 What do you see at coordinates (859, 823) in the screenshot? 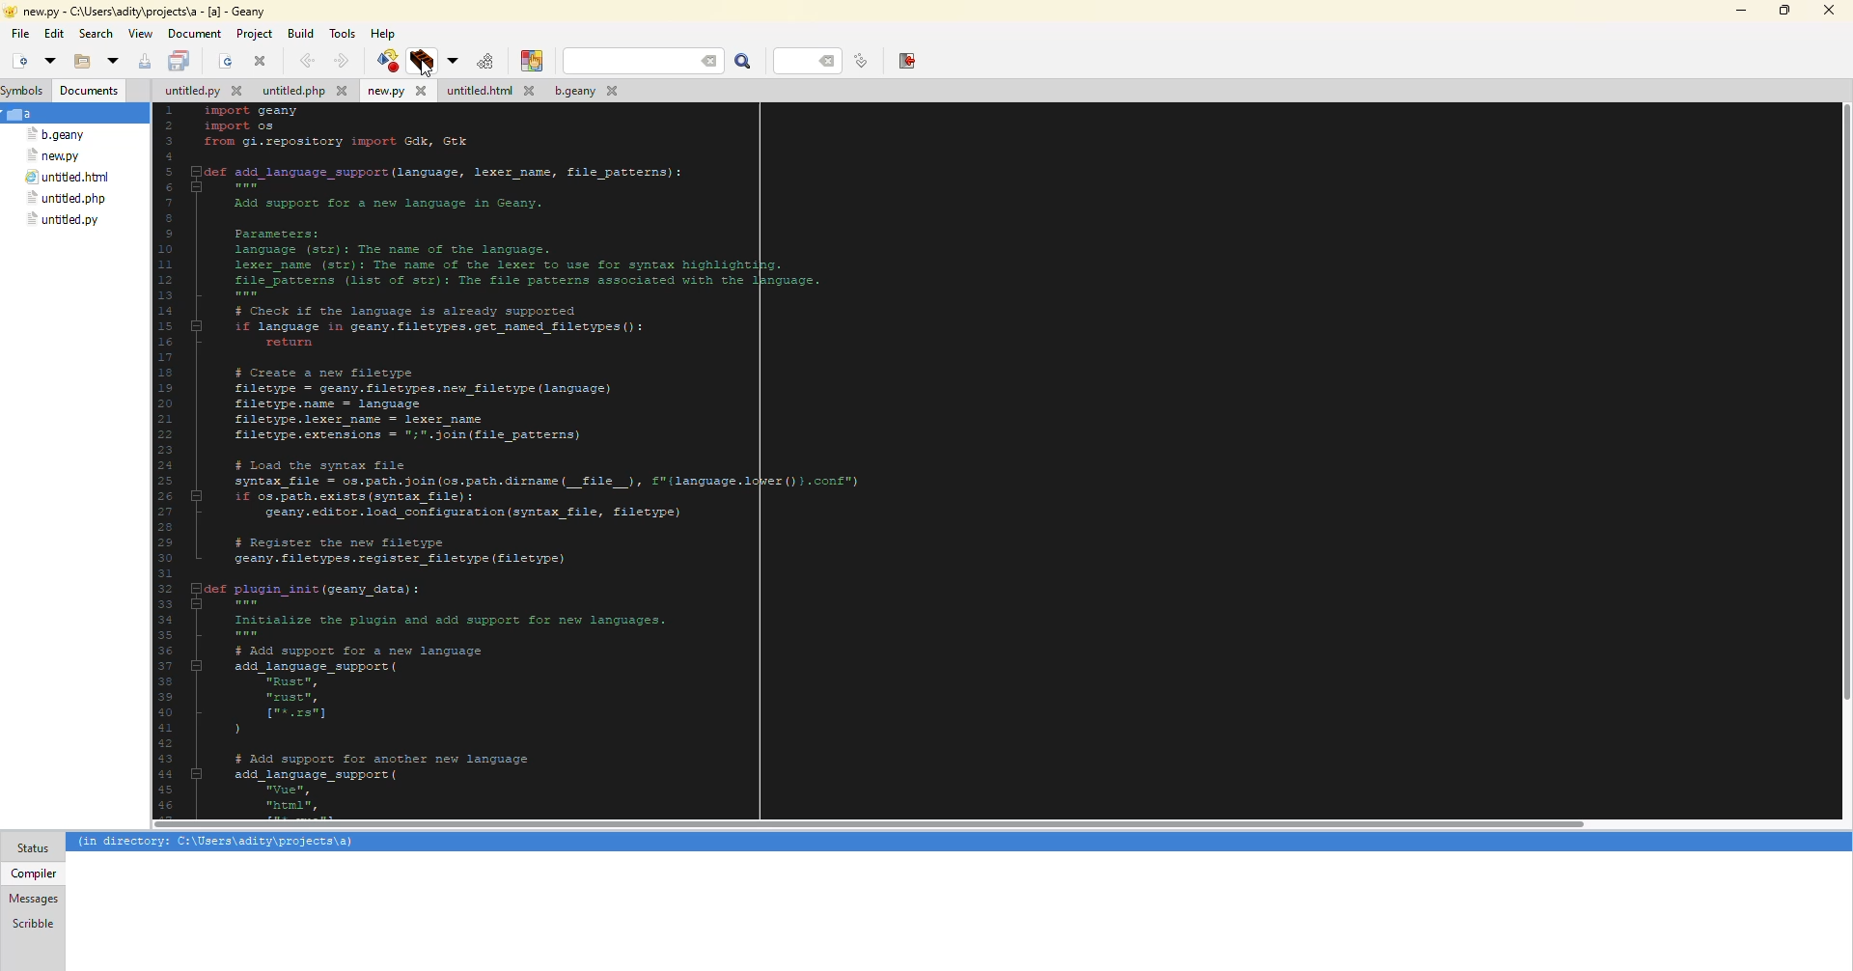
I see `scroll bar` at bounding box center [859, 823].